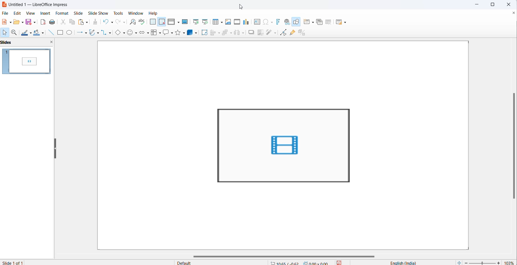  What do you see at coordinates (72, 22) in the screenshot?
I see `copy` at bounding box center [72, 22].